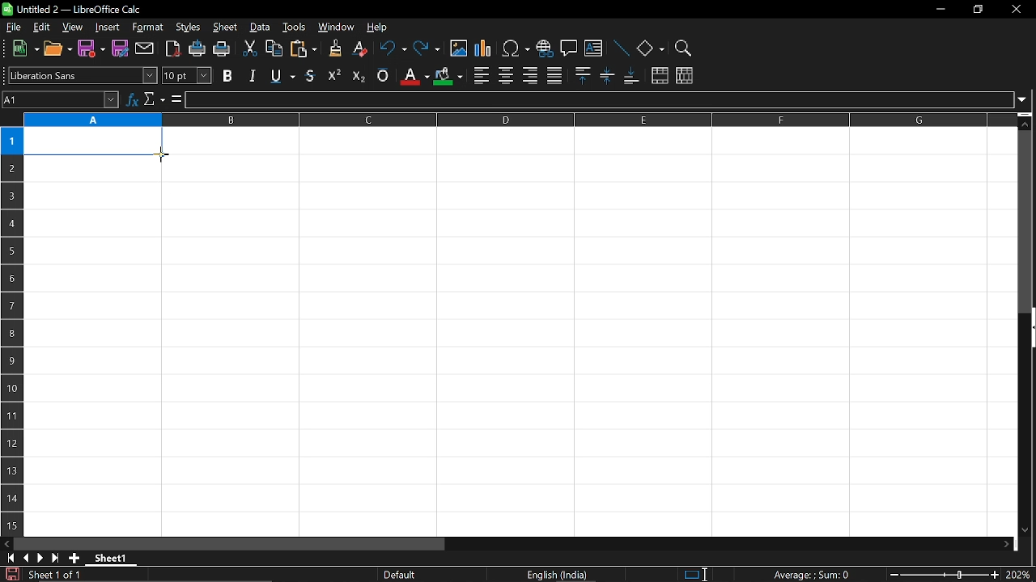 The width and height of the screenshot is (1036, 582). Describe the element at coordinates (22, 49) in the screenshot. I see `new` at that location.